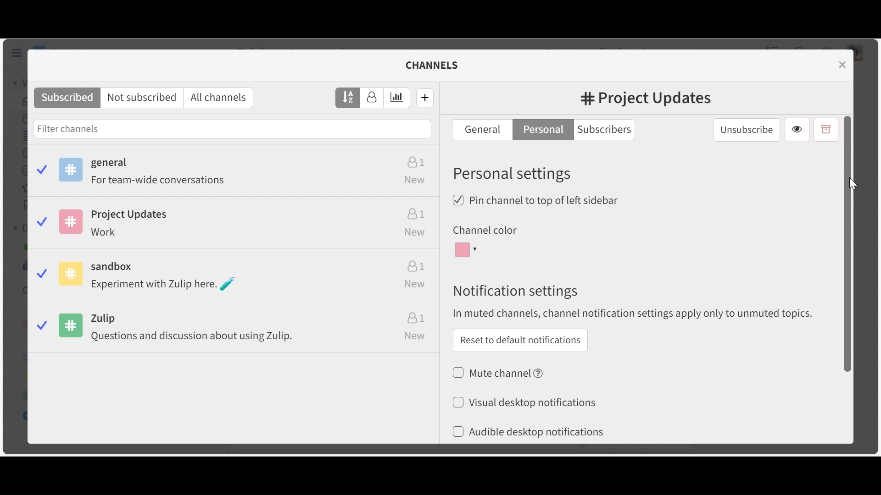 The height and width of the screenshot is (495, 881). What do you see at coordinates (235, 173) in the screenshot?
I see `Subscribed channels` at bounding box center [235, 173].